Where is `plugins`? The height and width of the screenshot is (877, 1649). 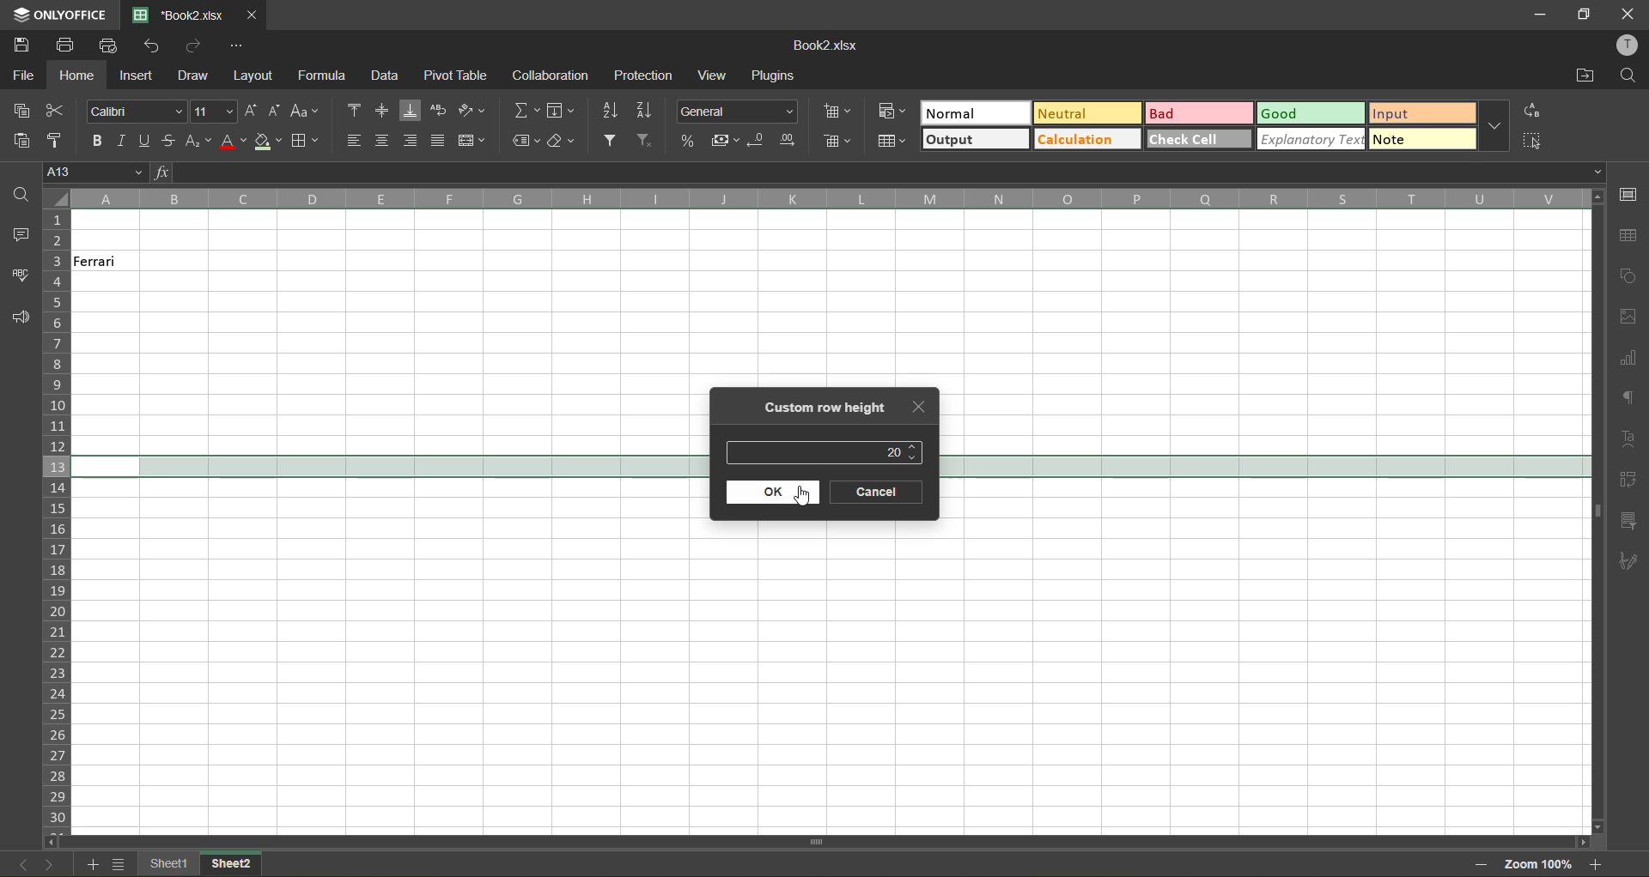 plugins is located at coordinates (772, 73).